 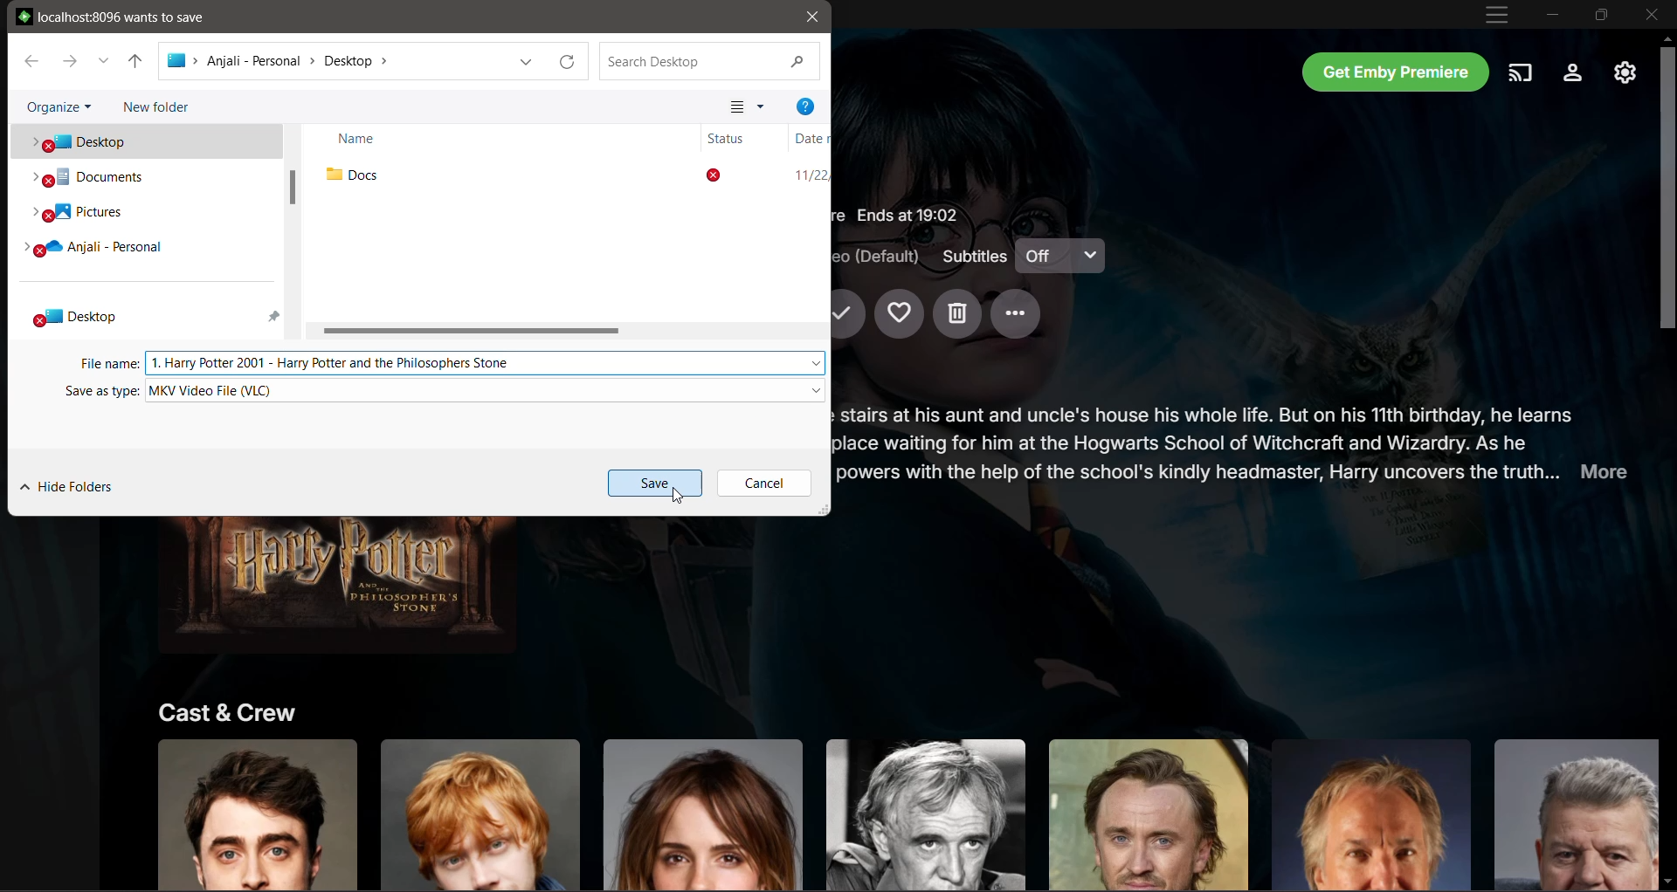 I want to click on Cursor, so click(x=1013, y=320).